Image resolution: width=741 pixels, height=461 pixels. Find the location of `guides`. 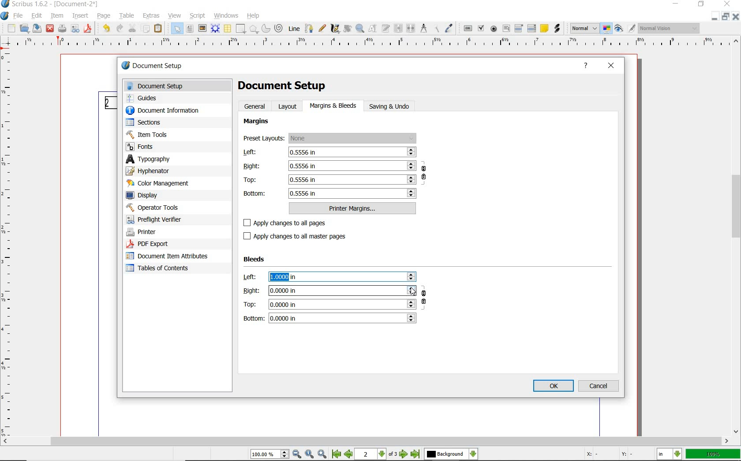

guides is located at coordinates (145, 99).